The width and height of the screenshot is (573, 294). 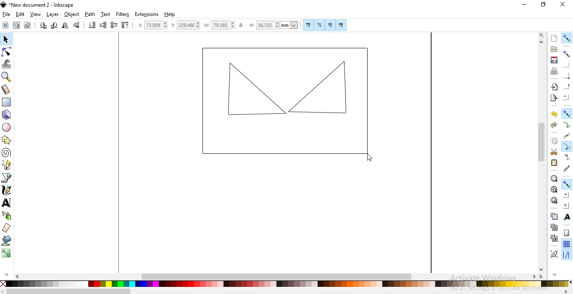 I want to click on snap to page border, so click(x=567, y=233).